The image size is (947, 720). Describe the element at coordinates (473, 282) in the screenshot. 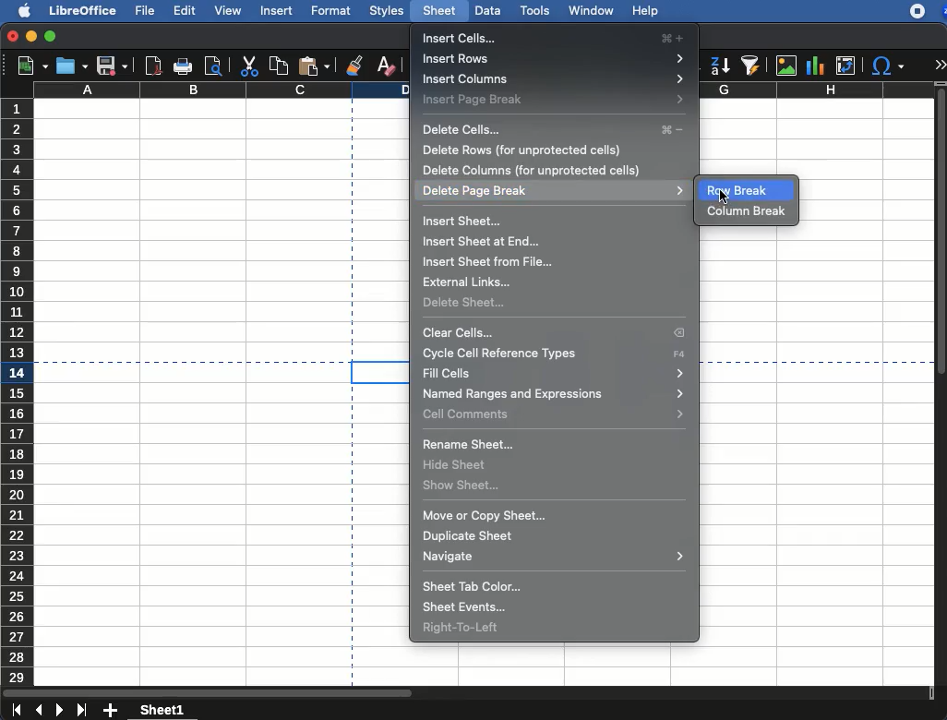

I see `external links` at that location.